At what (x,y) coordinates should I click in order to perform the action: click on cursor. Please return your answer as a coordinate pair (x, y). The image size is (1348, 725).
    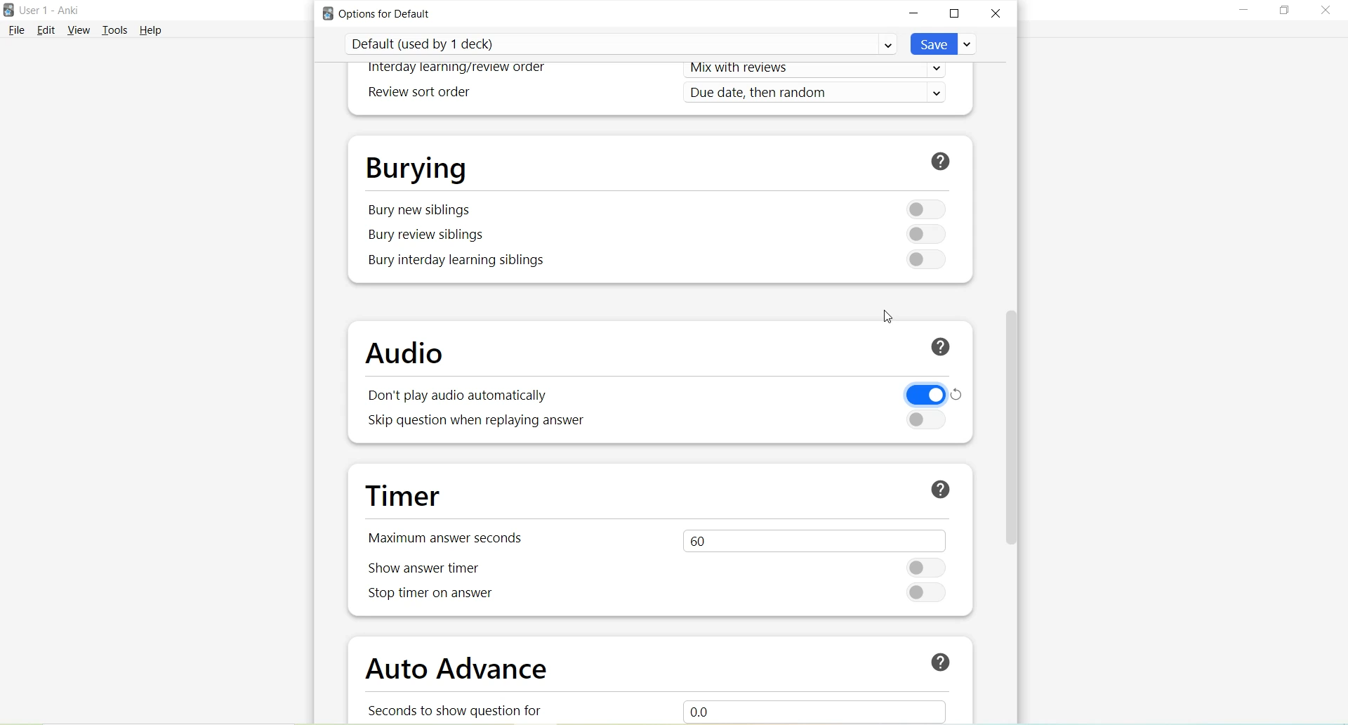
    Looking at the image, I should click on (890, 314).